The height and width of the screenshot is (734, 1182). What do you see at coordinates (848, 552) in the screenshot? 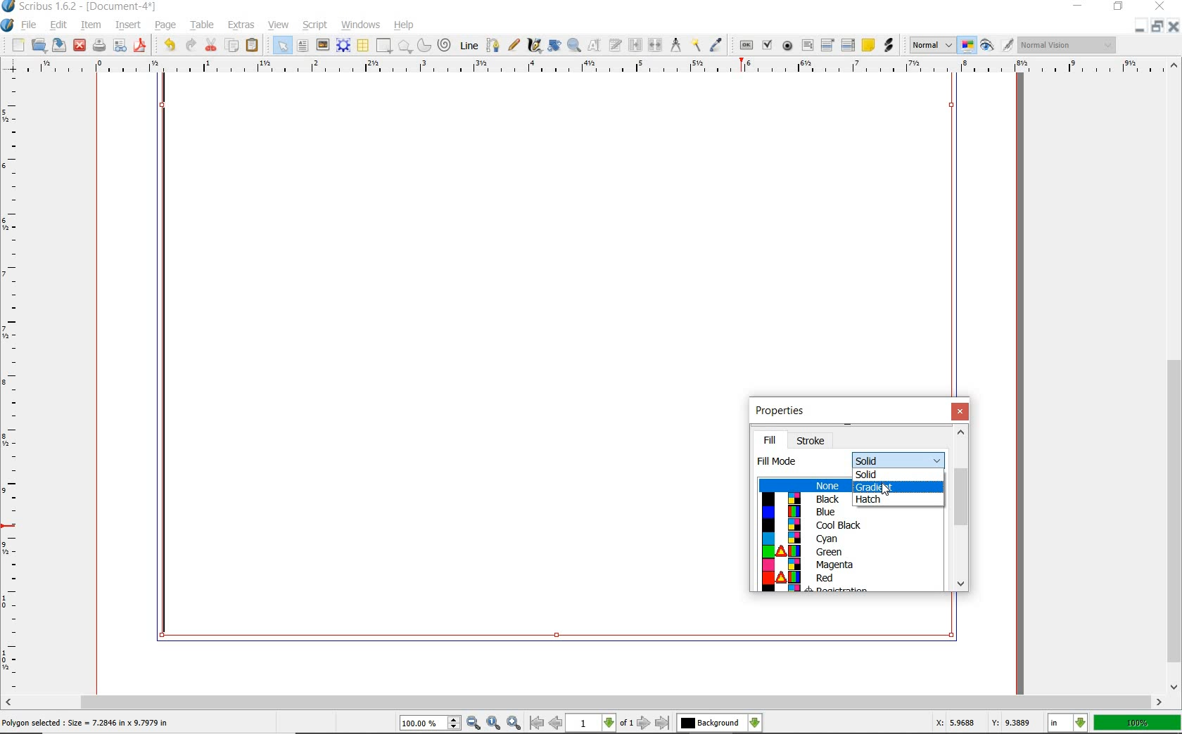
I see `Green` at bounding box center [848, 552].